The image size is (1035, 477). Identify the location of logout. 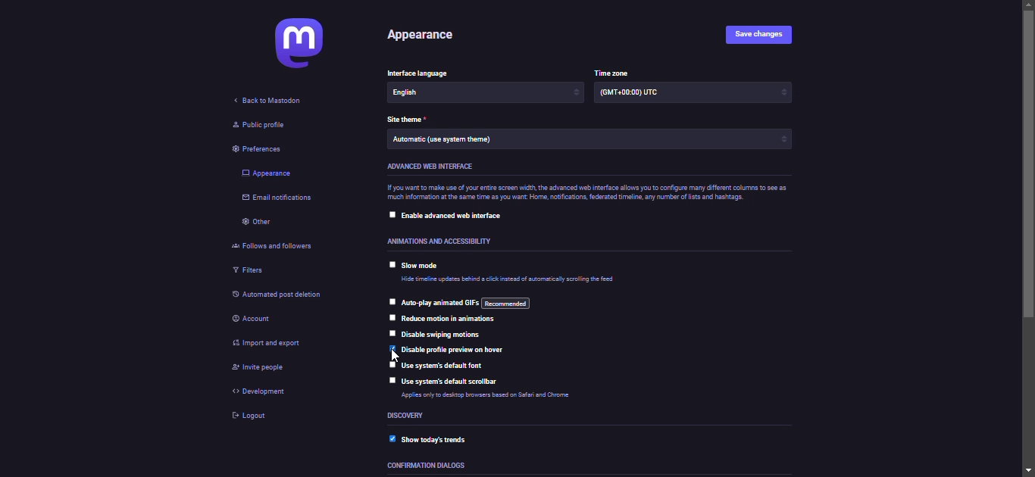
(249, 416).